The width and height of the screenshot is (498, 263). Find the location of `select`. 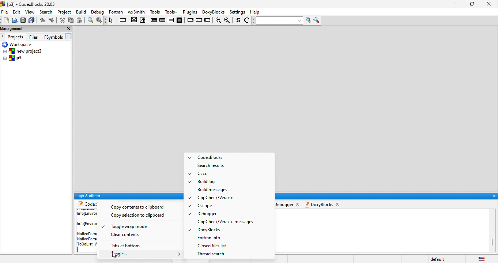

select is located at coordinates (112, 20).